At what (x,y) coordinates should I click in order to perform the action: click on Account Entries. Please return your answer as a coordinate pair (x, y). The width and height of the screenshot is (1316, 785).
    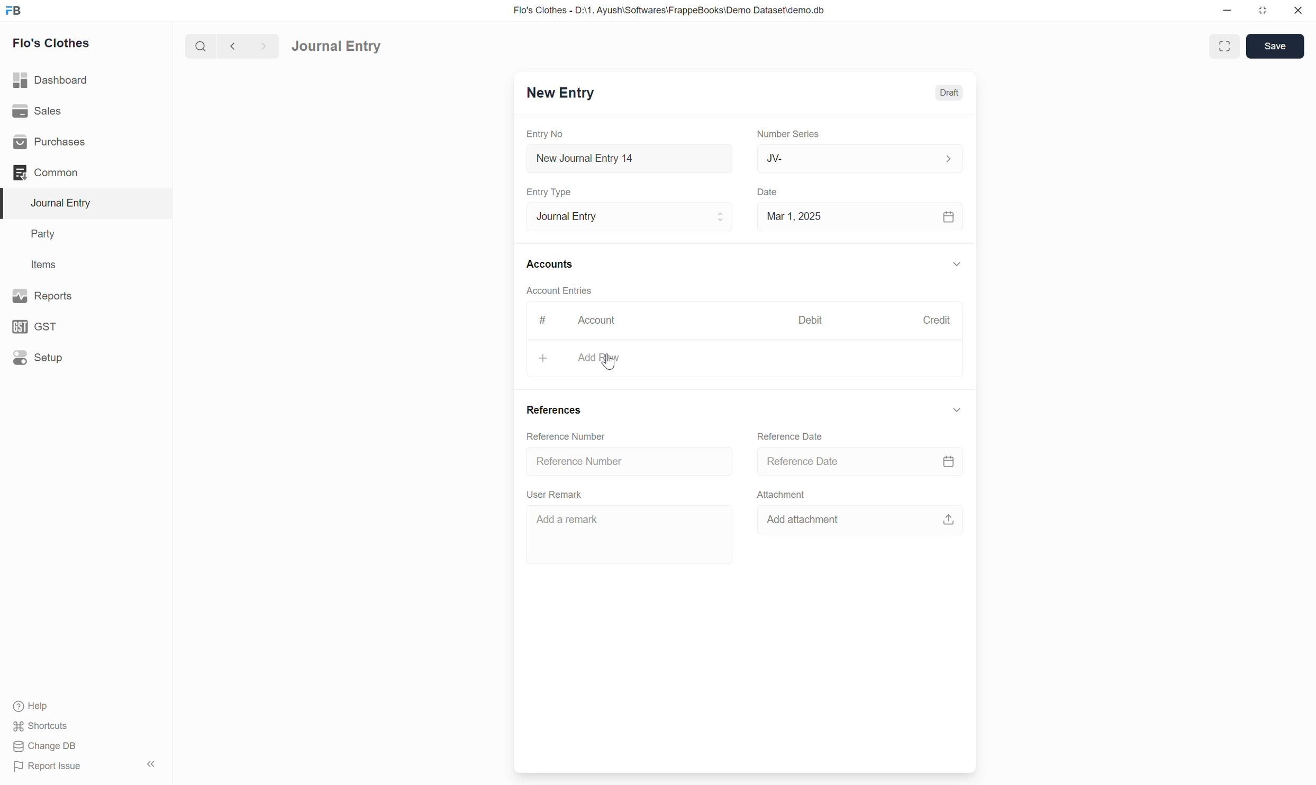
    Looking at the image, I should click on (560, 289).